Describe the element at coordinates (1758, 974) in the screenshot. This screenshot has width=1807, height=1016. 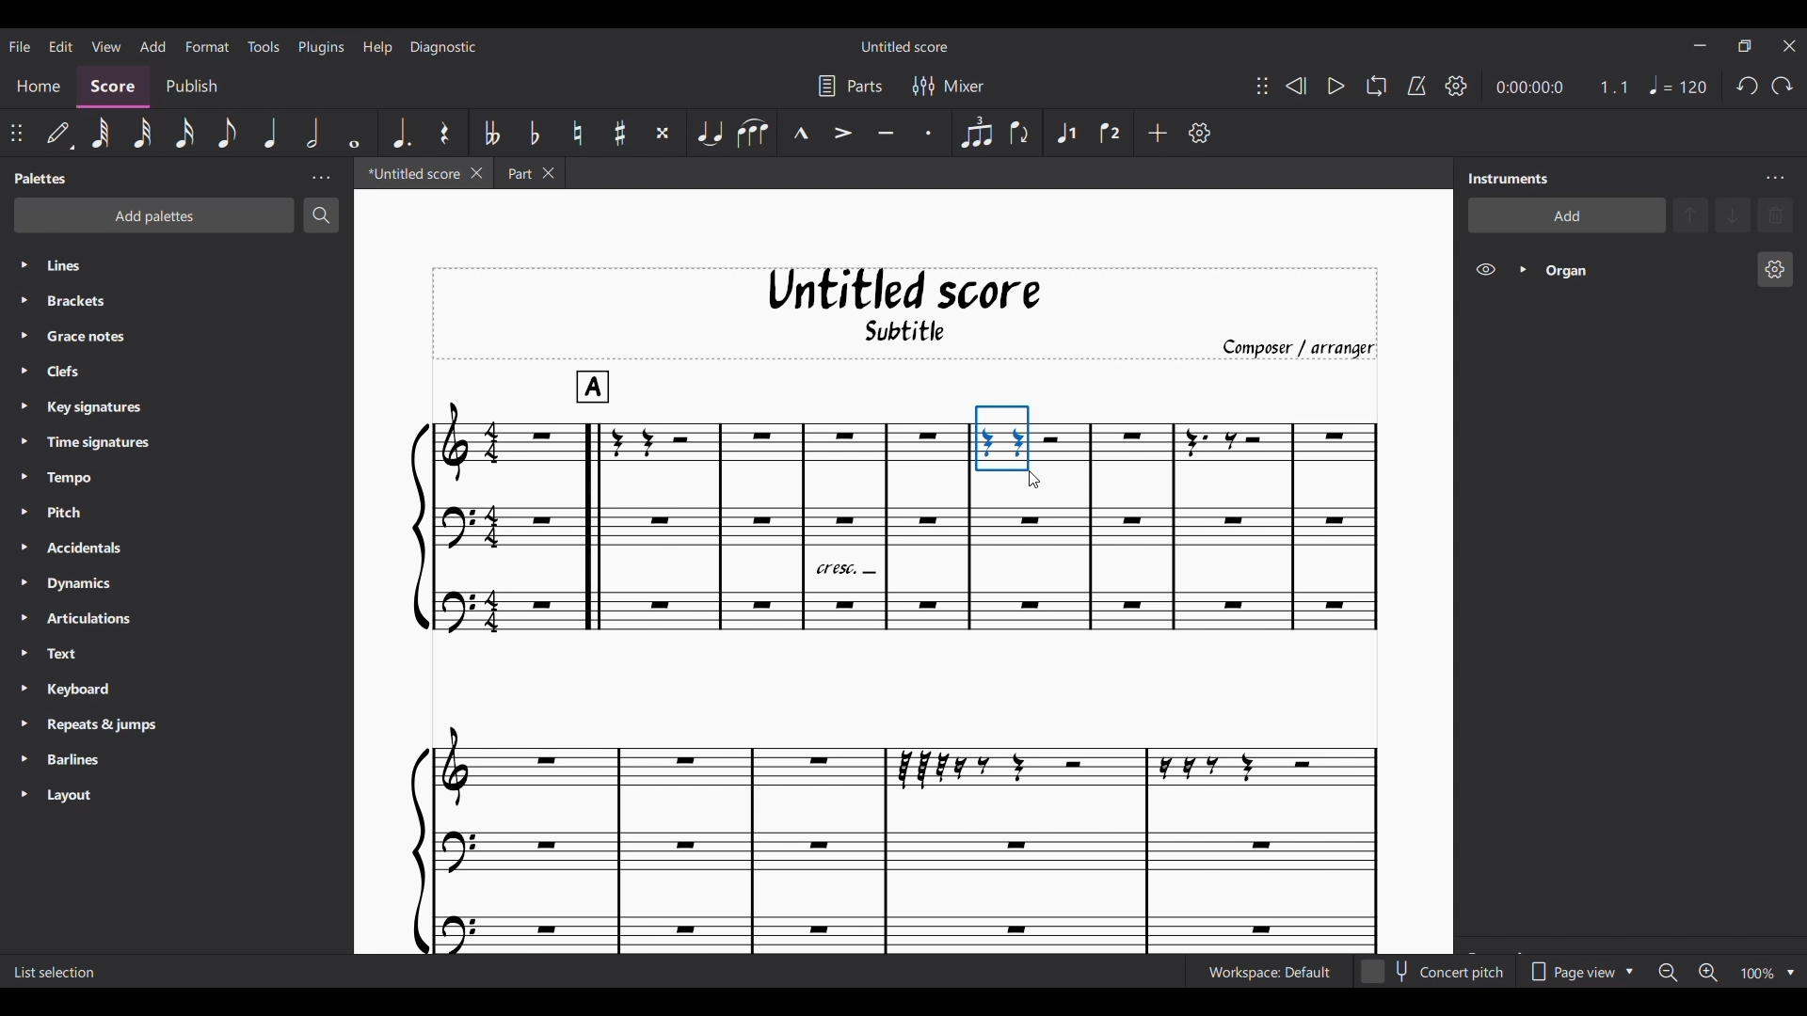
I see `Current zoom factor` at that location.